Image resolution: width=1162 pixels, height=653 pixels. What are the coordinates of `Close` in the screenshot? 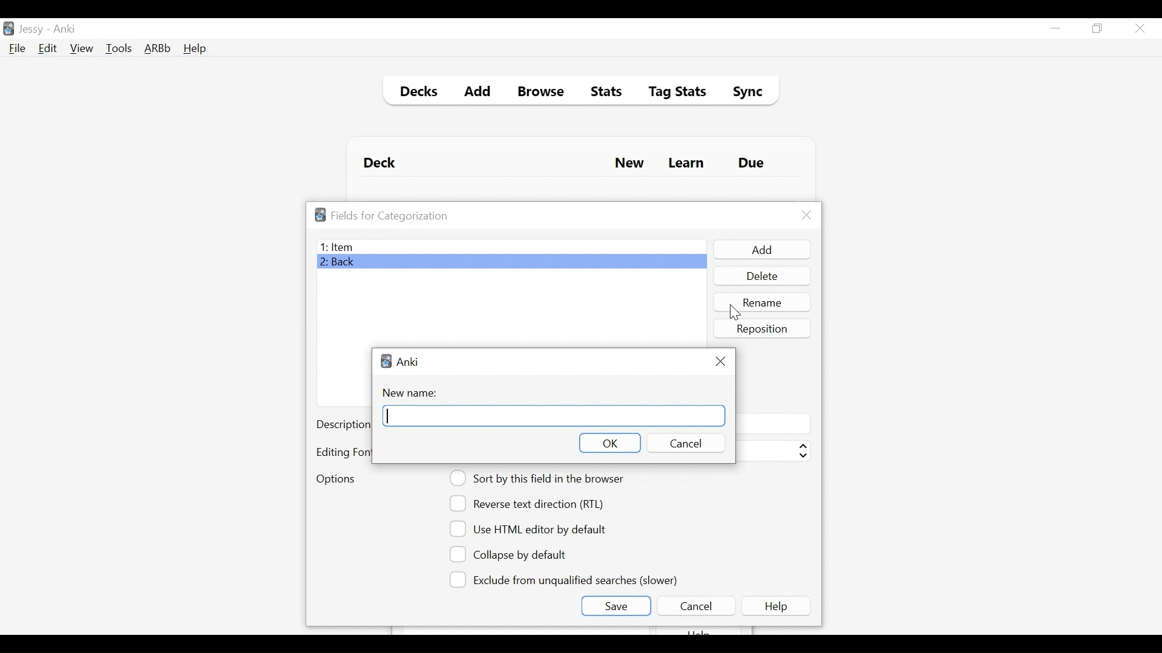 It's located at (1140, 28).